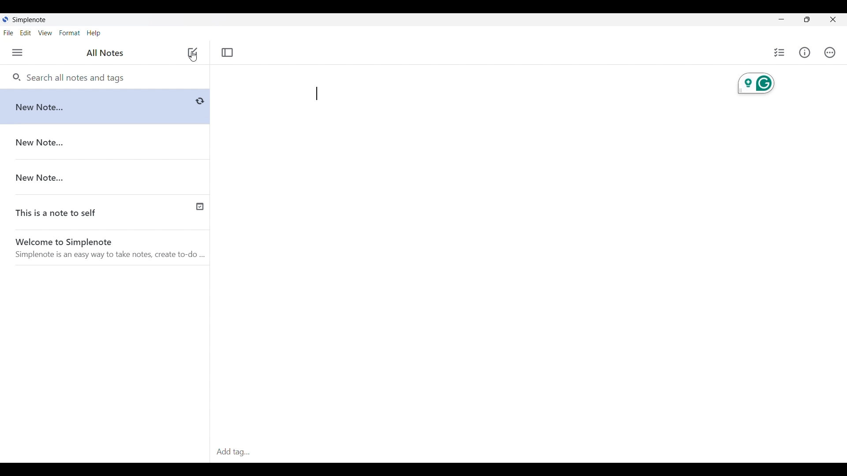 The width and height of the screenshot is (847, 476). I want to click on Help, so click(94, 33).